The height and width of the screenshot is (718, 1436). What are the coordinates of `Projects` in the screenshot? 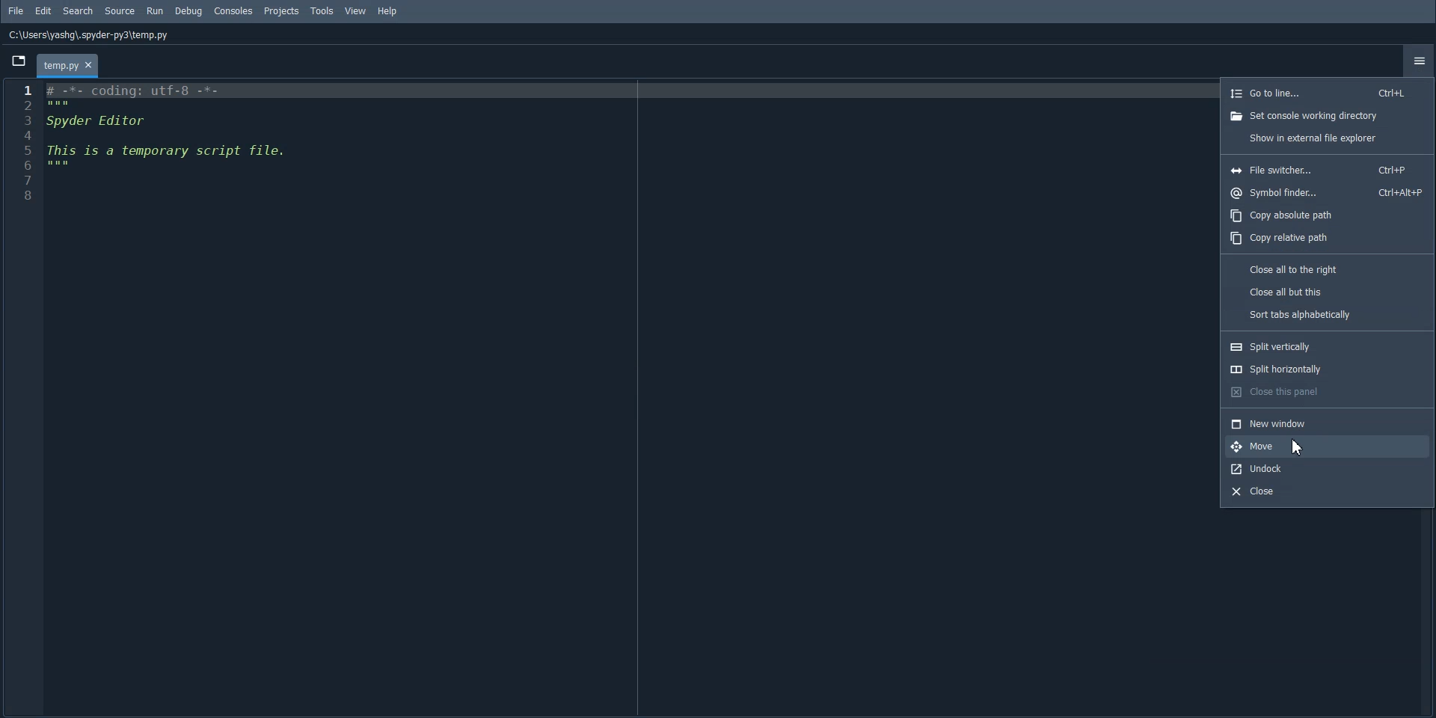 It's located at (281, 10).